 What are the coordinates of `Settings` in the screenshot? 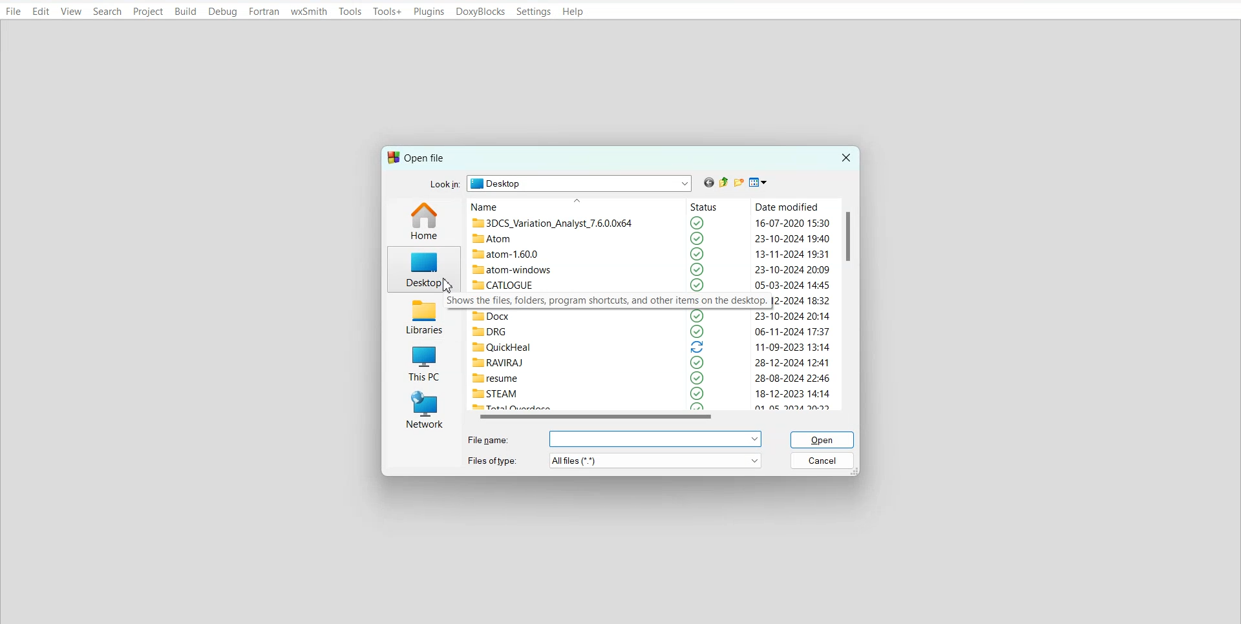 It's located at (534, 12).